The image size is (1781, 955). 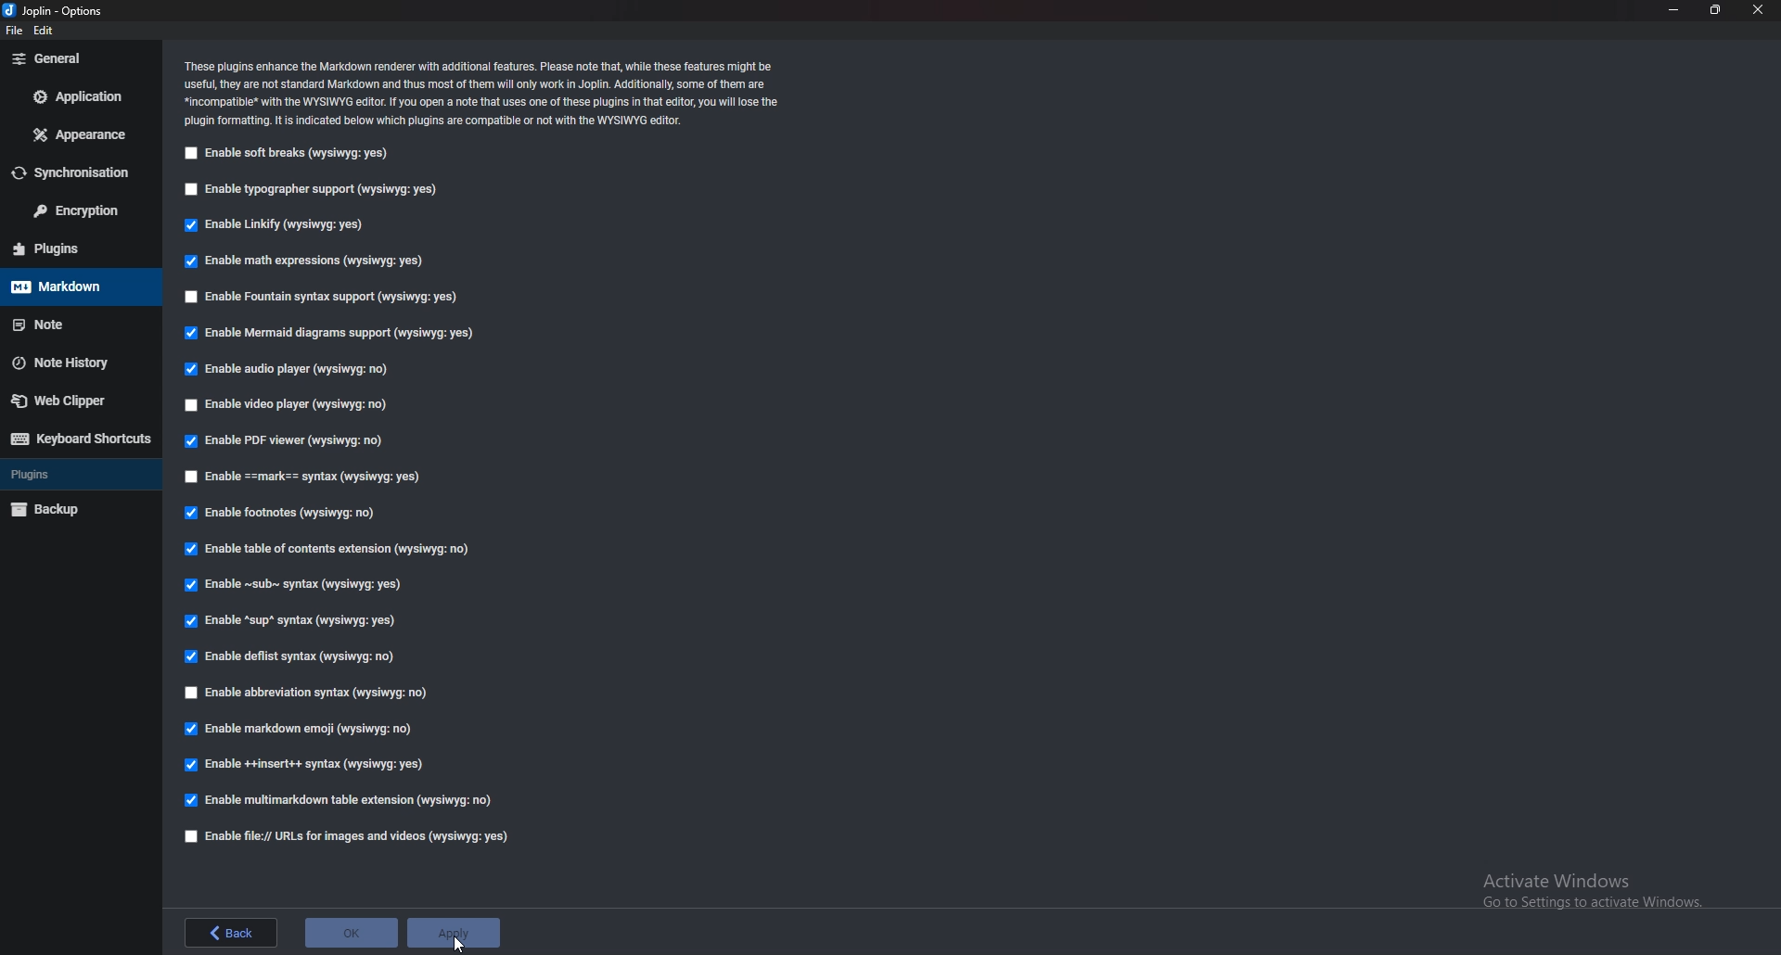 I want to click on Appearance, so click(x=83, y=134).